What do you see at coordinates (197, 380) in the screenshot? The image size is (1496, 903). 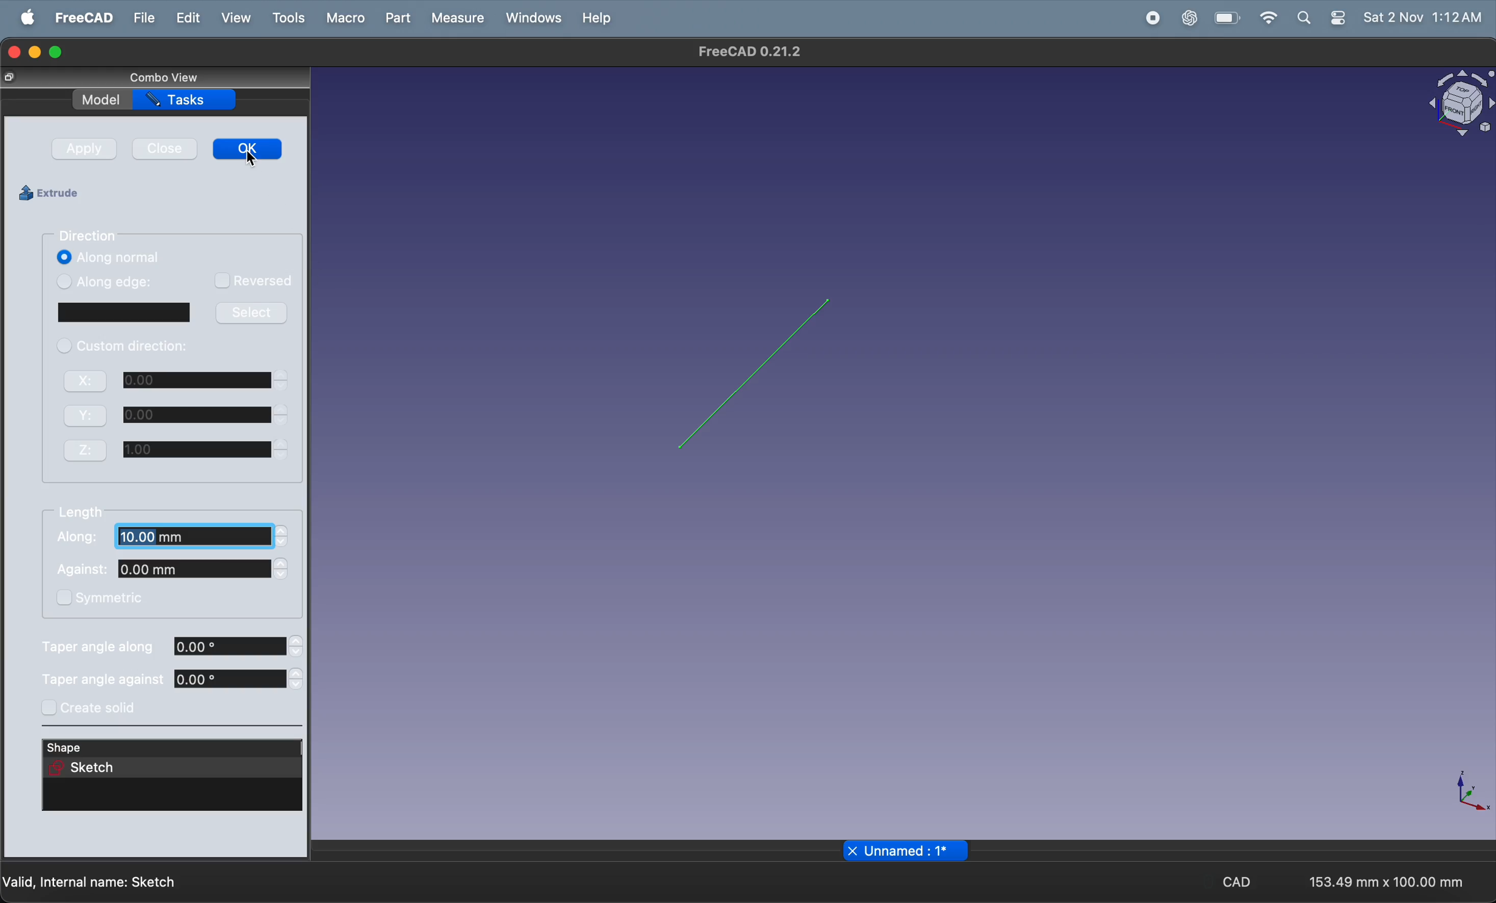 I see `0.00` at bounding box center [197, 380].